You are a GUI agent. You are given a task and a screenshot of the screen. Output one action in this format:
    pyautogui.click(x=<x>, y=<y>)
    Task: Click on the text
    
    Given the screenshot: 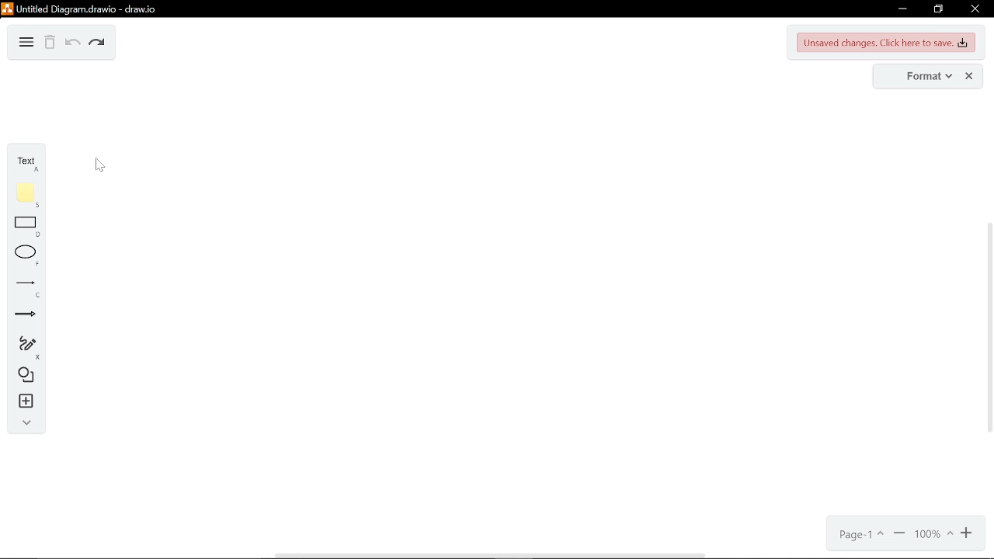 What is the action you would take?
    pyautogui.click(x=29, y=165)
    